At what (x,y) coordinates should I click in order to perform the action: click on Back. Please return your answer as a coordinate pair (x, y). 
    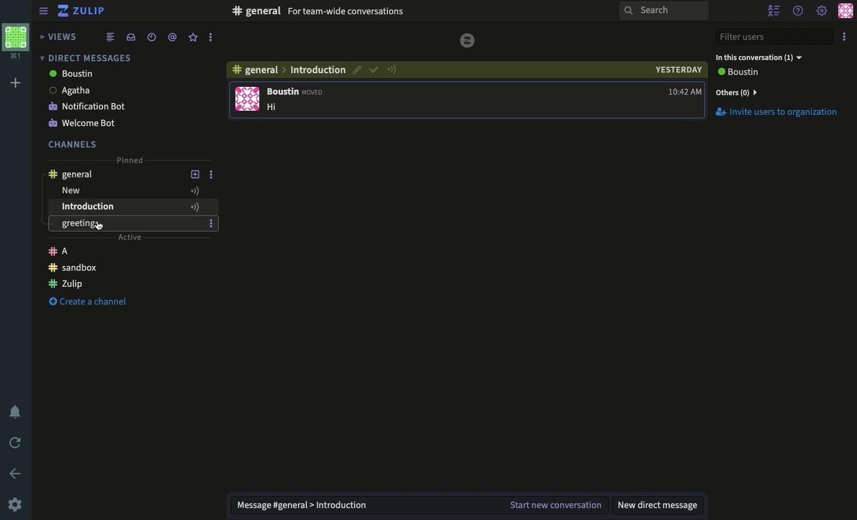
    Looking at the image, I should click on (17, 474).